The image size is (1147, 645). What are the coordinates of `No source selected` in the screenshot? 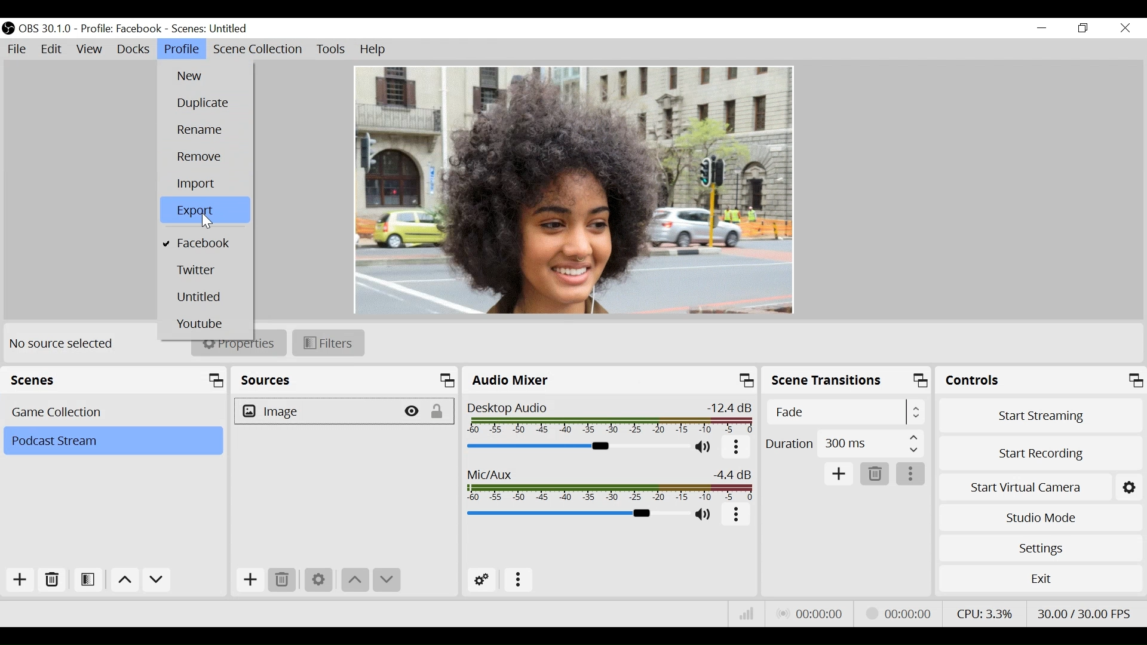 It's located at (69, 344).